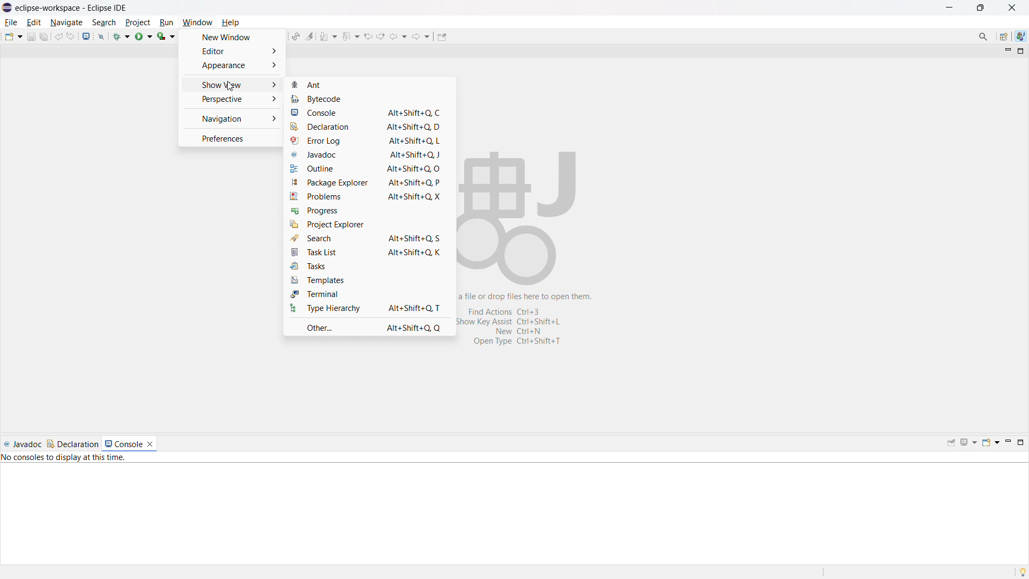 The width and height of the screenshot is (1029, 579). Describe the element at coordinates (982, 37) in the screenshot. I see `access commands and other items` at that location.